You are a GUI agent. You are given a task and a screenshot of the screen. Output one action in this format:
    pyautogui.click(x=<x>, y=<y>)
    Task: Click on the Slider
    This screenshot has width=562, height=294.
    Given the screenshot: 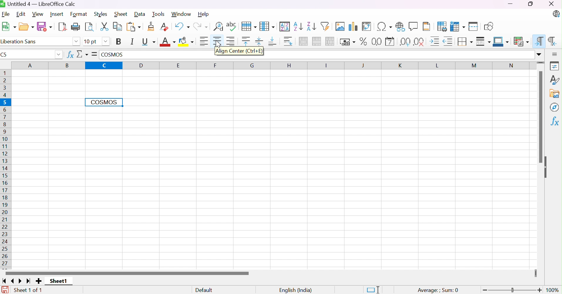 What is the action you would take?
    pyautogui.click(x=541, y=64)
    